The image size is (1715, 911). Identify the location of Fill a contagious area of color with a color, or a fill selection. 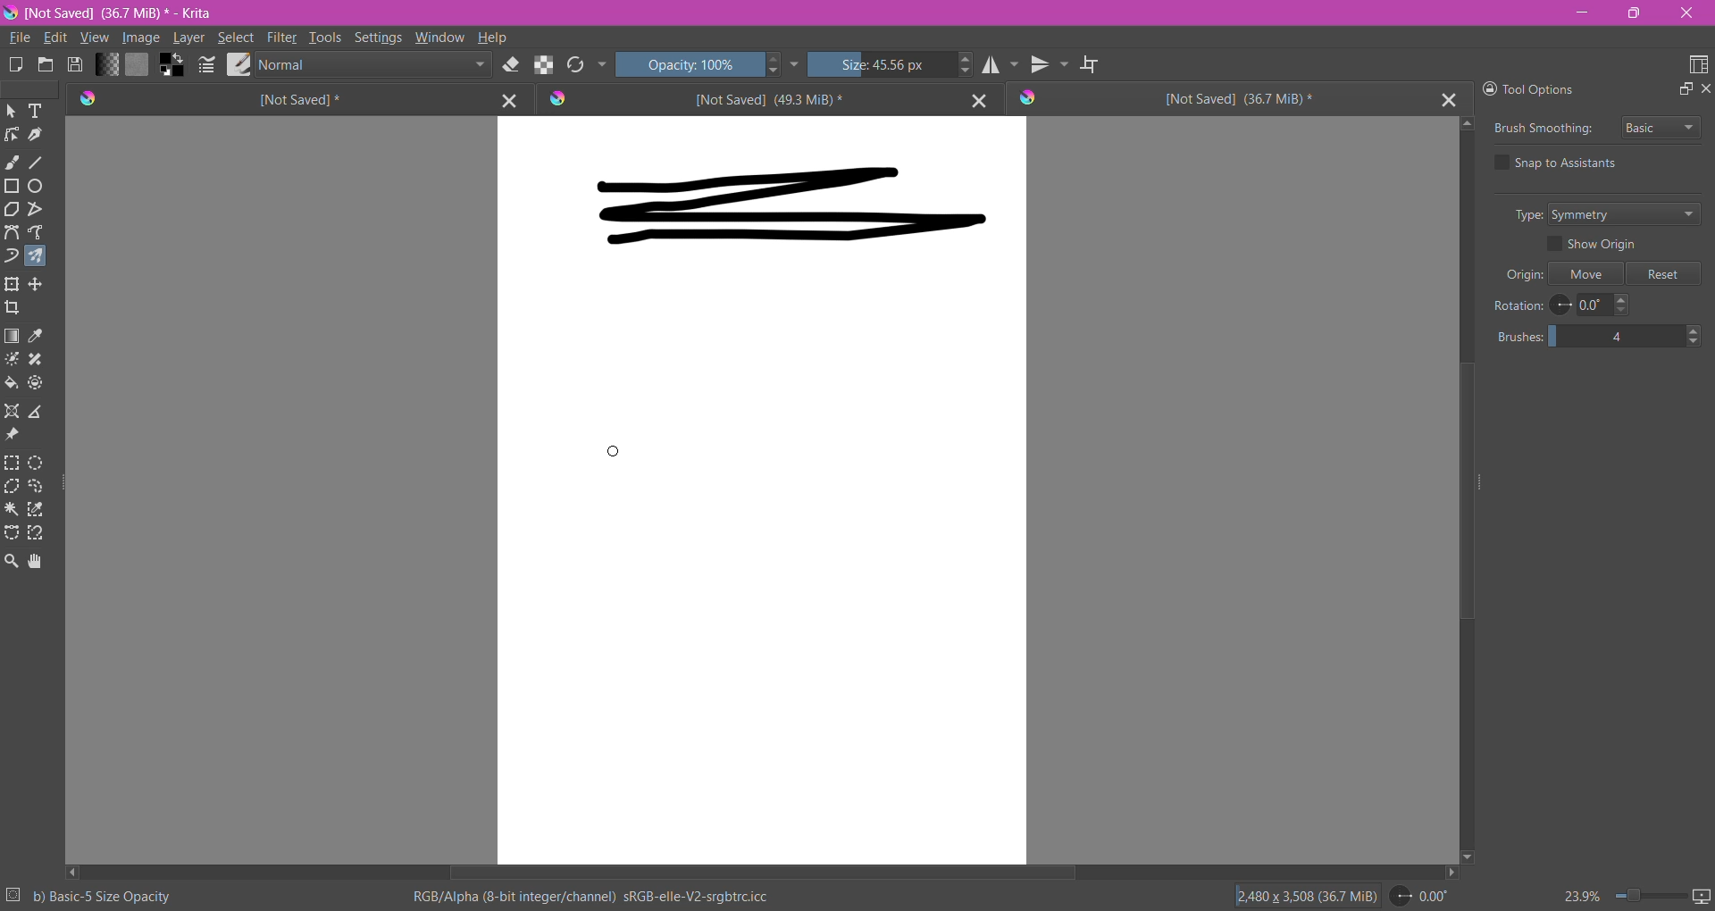
(13, 383).